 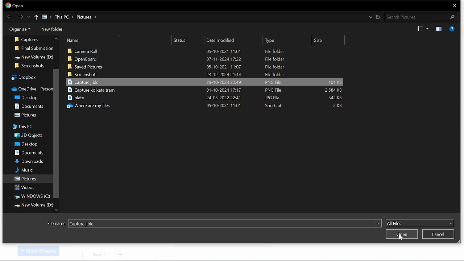 What do you see at coordinates (31, 134) in the screenshot?
I see `folders` at bounding box center [31, 134].